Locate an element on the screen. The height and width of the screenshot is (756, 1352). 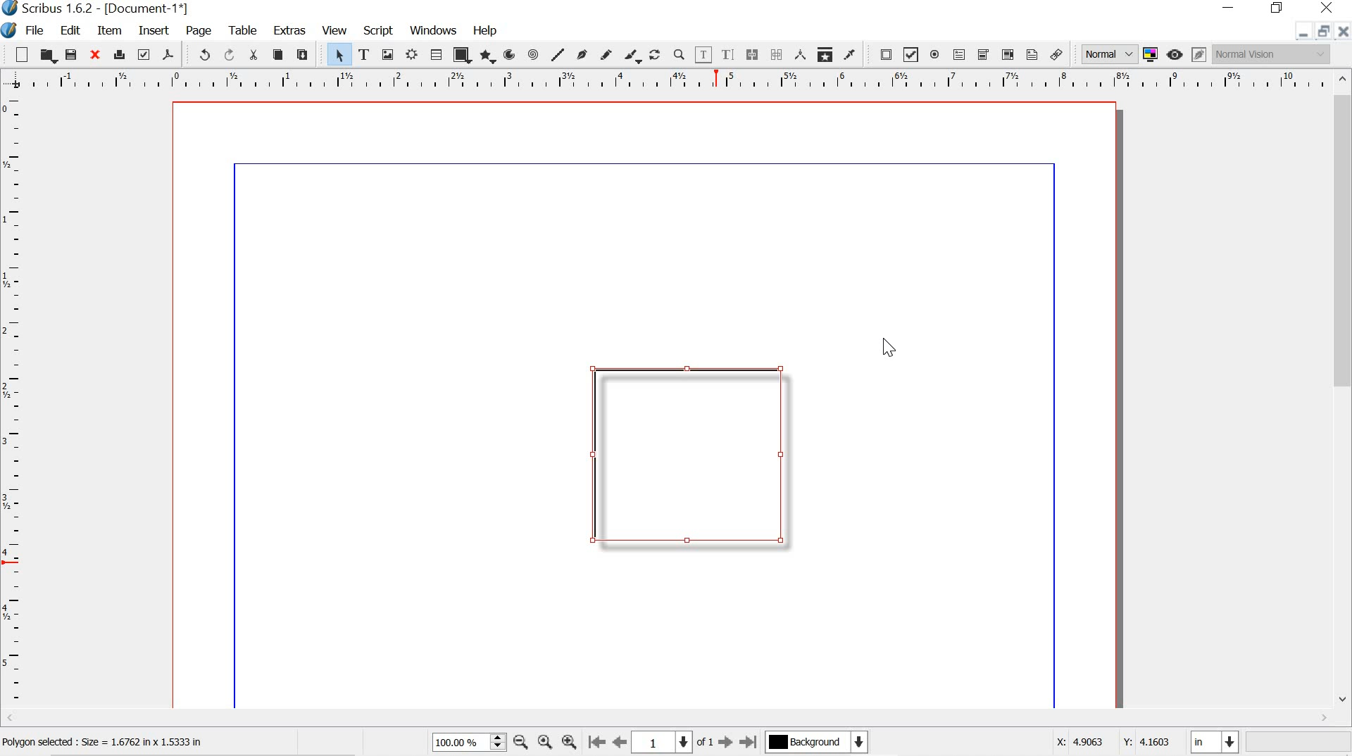
PREVIEW MODE is located at coordinates (1175, 54).